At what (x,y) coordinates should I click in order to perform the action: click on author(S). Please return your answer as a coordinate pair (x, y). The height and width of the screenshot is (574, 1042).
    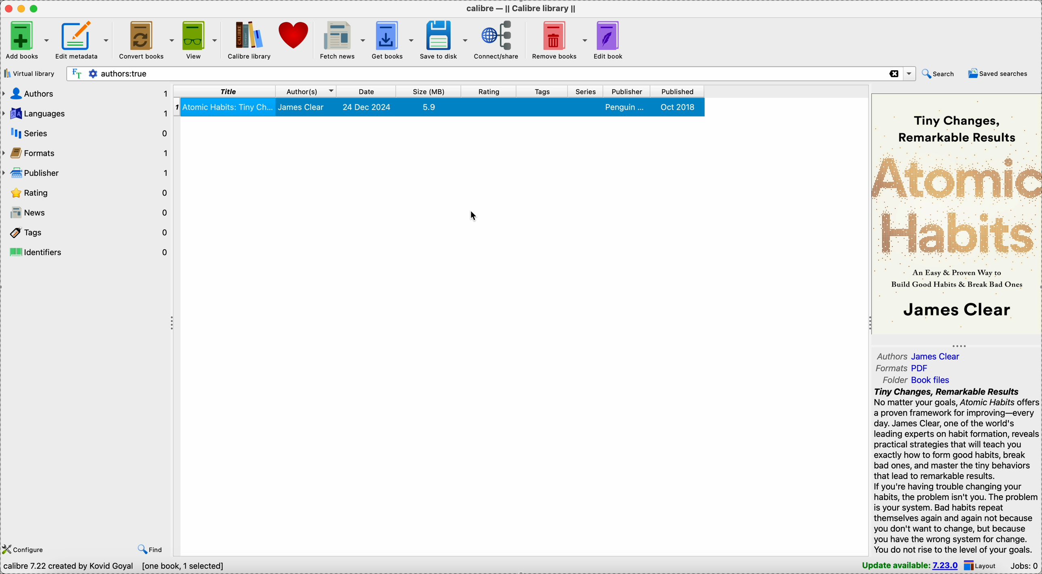
    Looking at the image, I should click on (305, 91).